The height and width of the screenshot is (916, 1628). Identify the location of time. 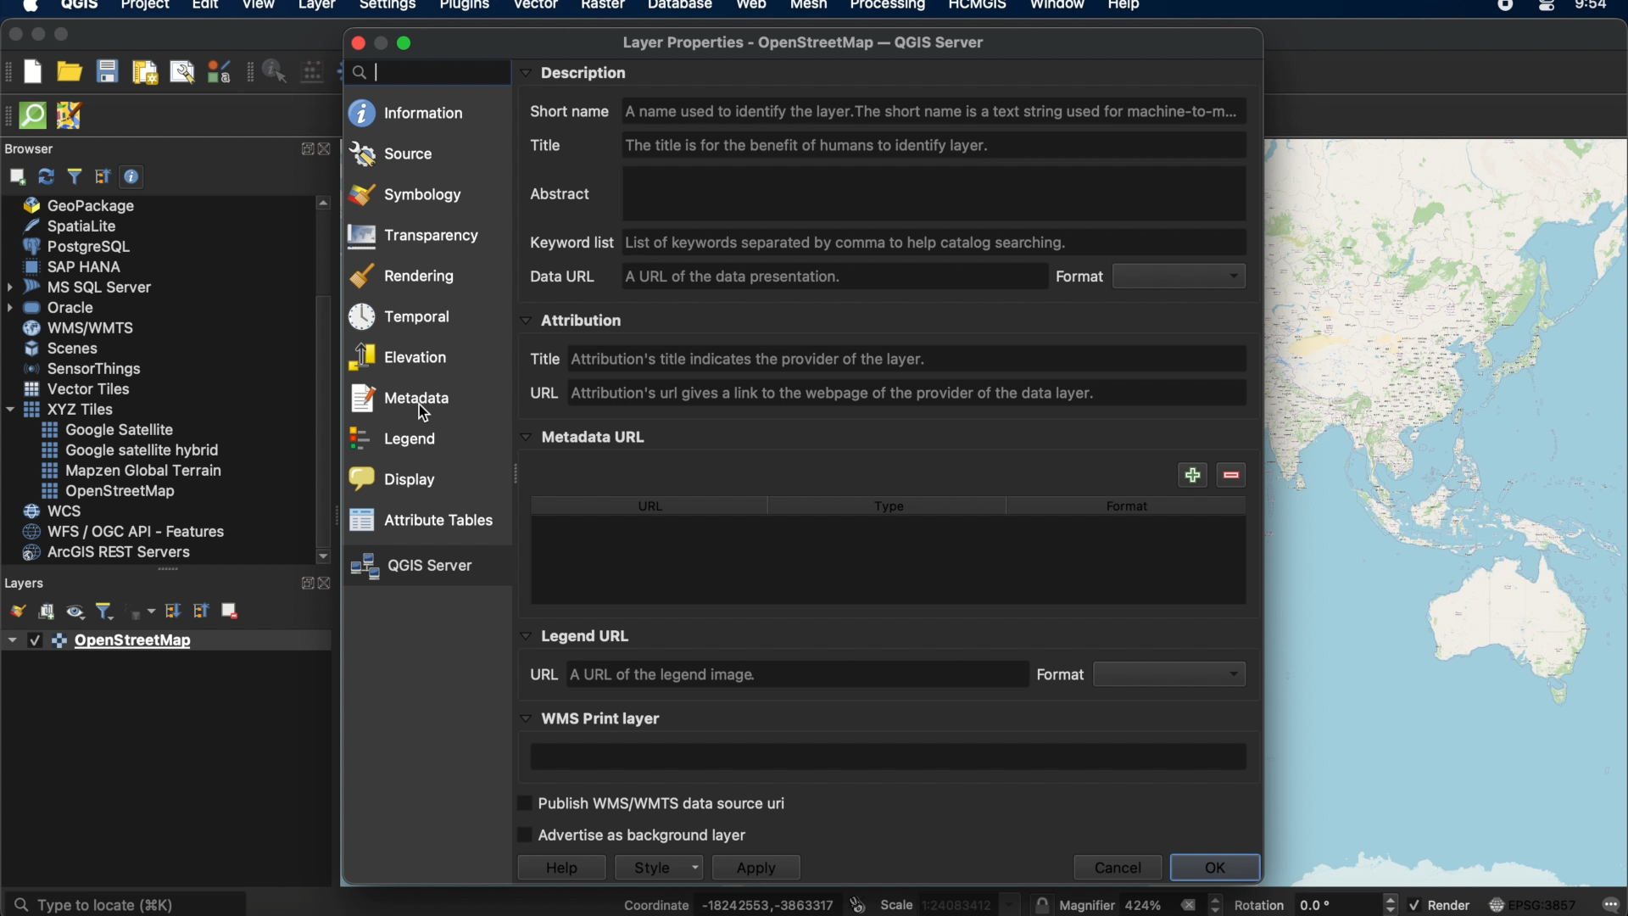
(1590, 8).